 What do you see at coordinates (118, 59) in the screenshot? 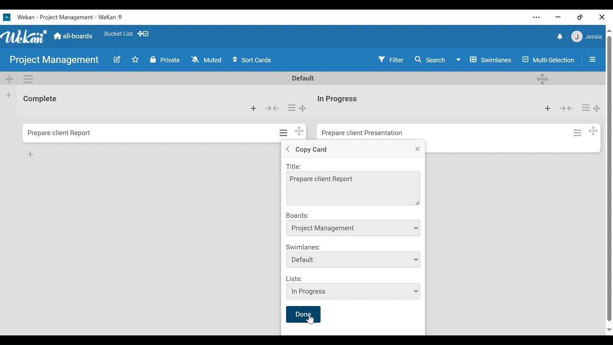
I see `Edit` at bounding box center [118, 59].